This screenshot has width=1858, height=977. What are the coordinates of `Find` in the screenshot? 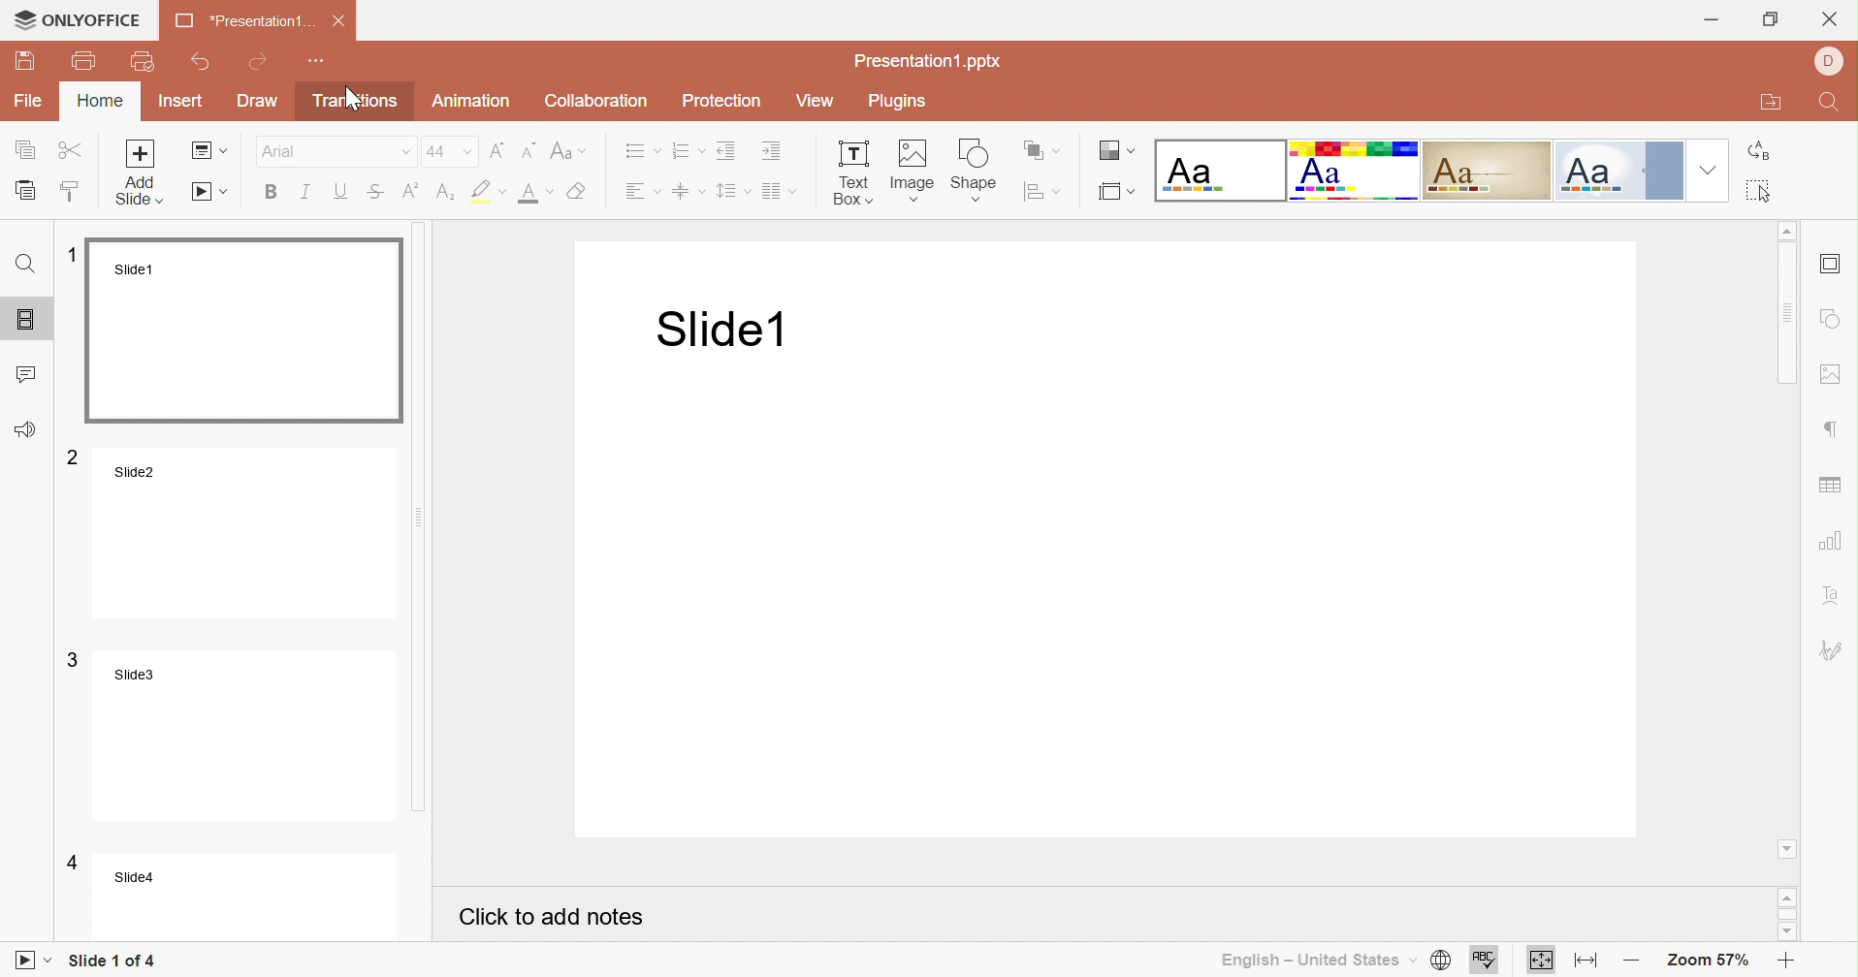 It's located at (1833, 101).